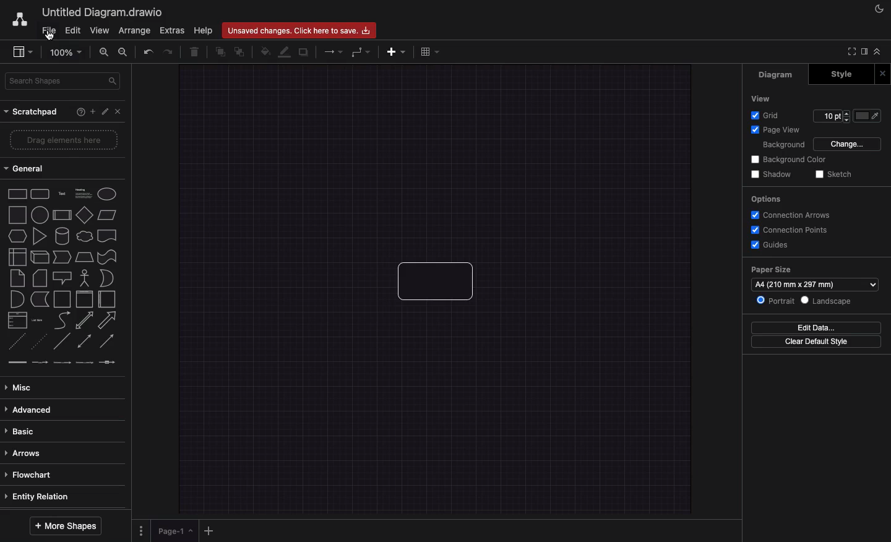  What do you see at coordinates (849, 74) in the screenshot?
I see `Style` at bounding box center [849, 74].